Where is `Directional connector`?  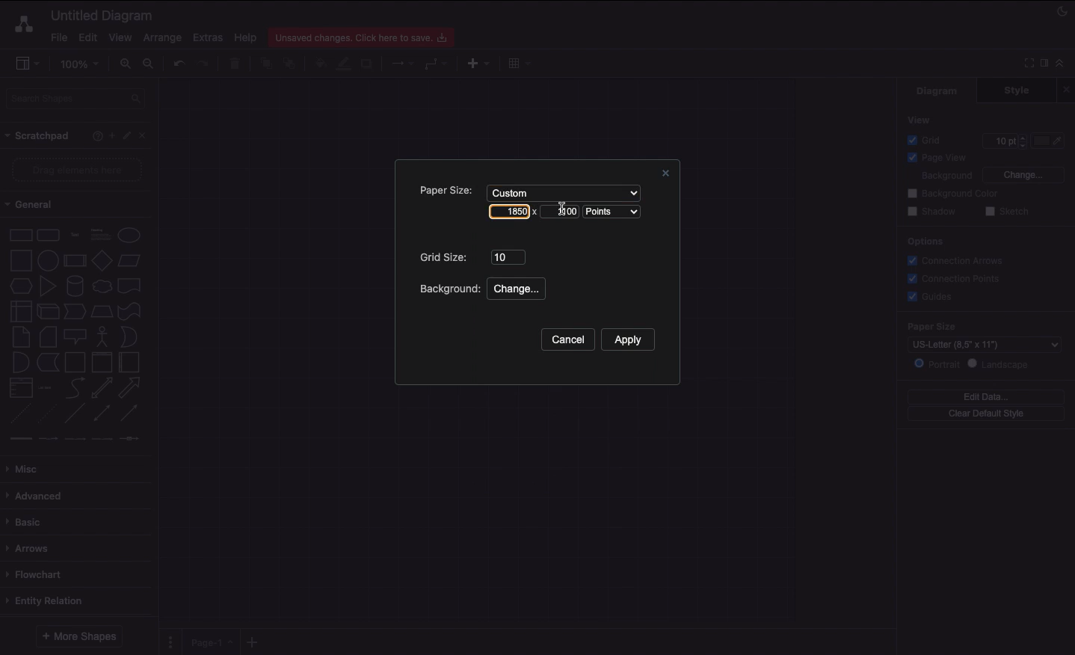
Directional connector is located at coordinates (132, 413).